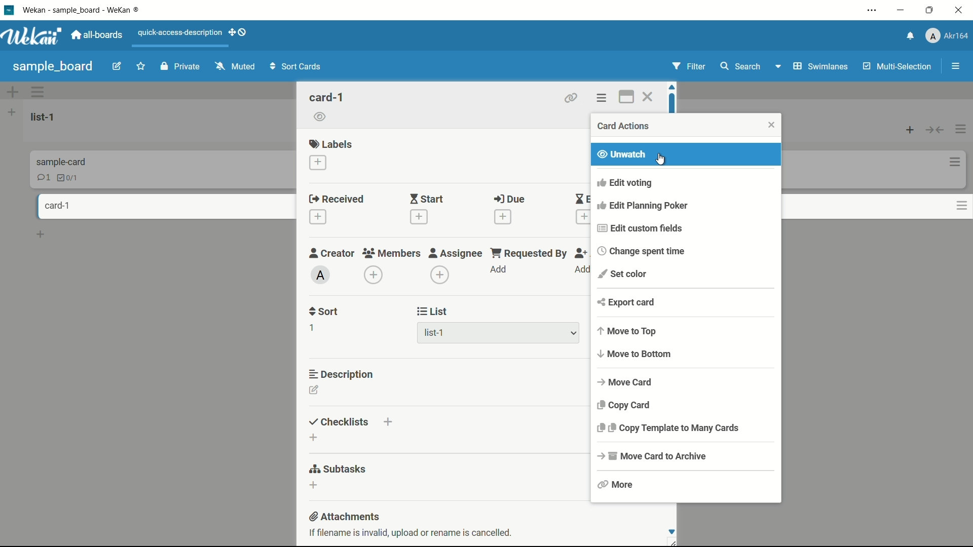  I want to click on card actions, so click(951, 160).